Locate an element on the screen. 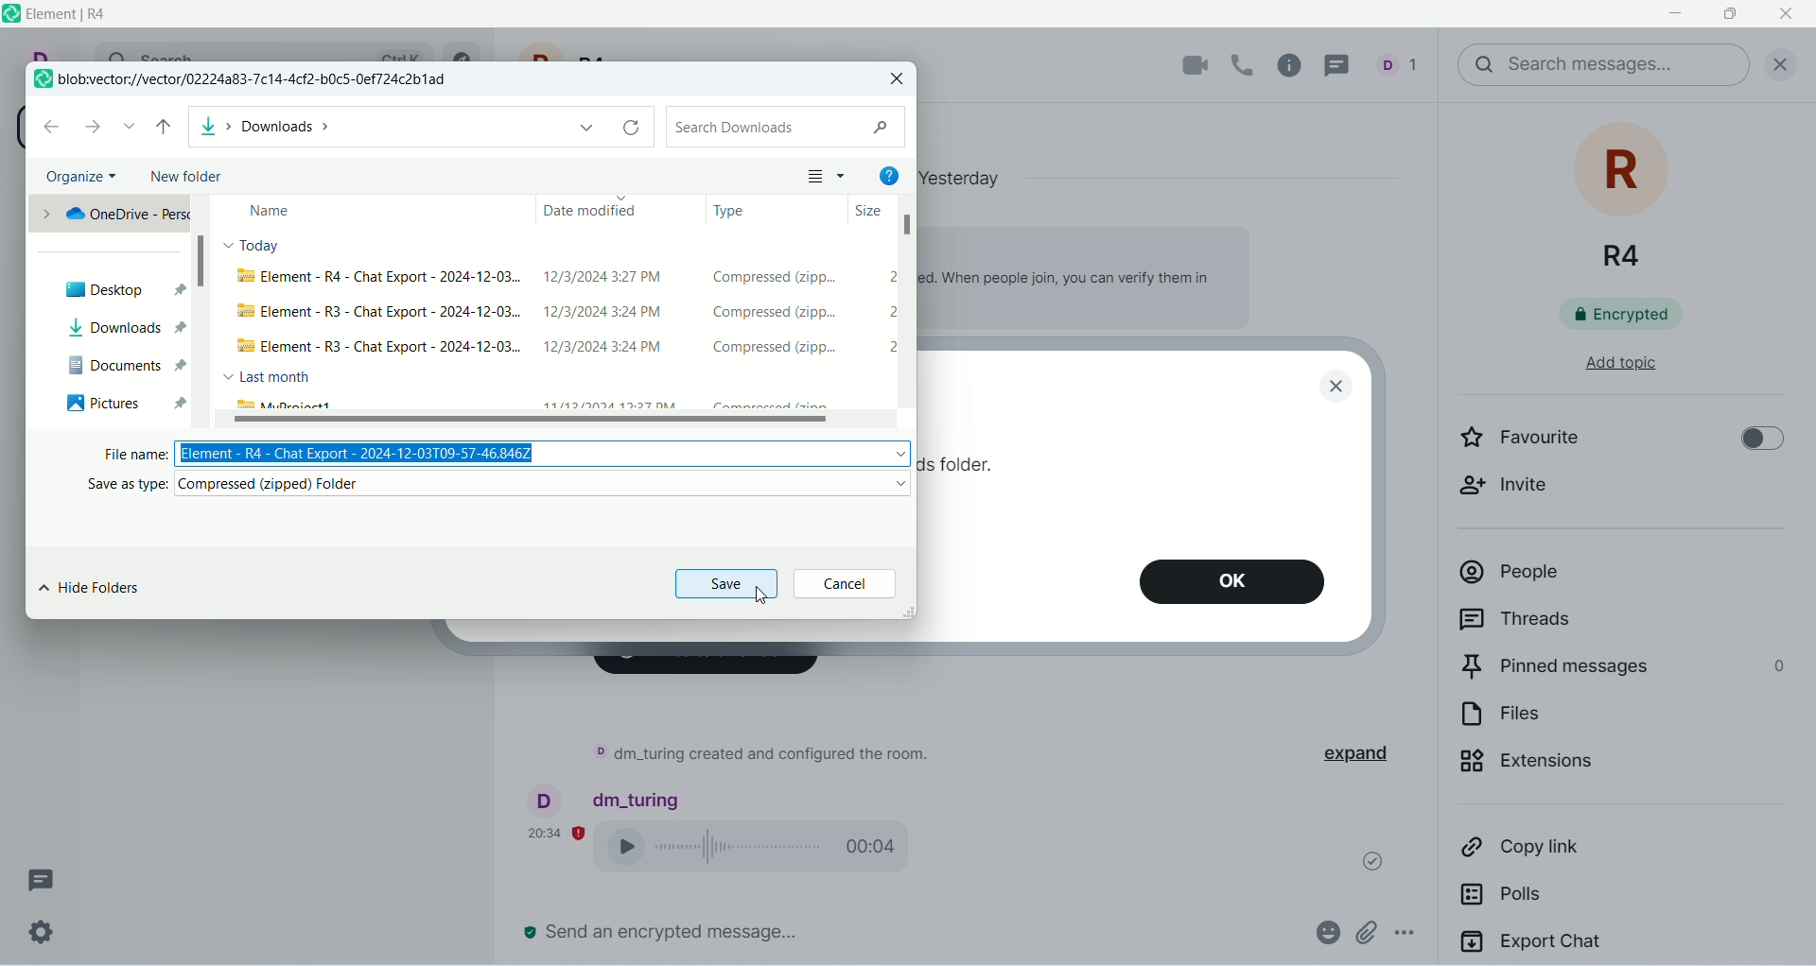  room is located at coordinates (1627, 198).